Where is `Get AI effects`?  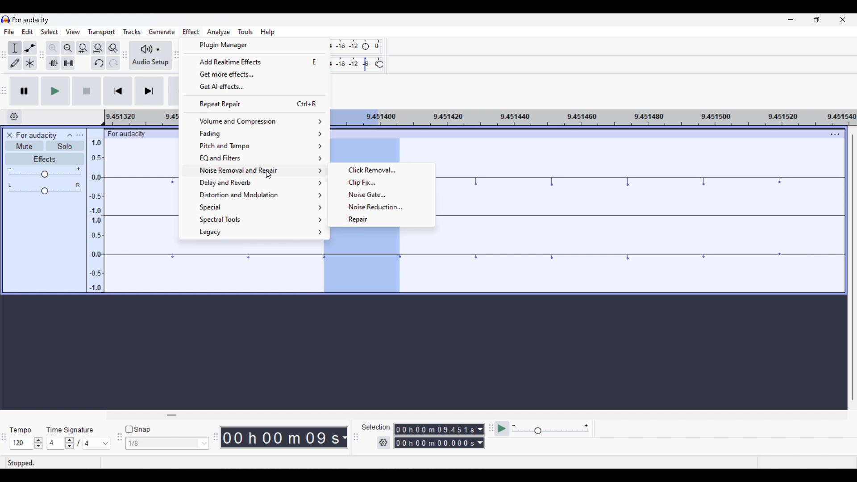
Get AI effects is located at coordinates (255, 87).